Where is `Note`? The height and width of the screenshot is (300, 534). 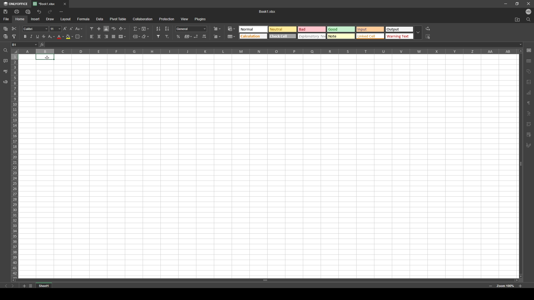
Note is located at coordinates (341, 36).